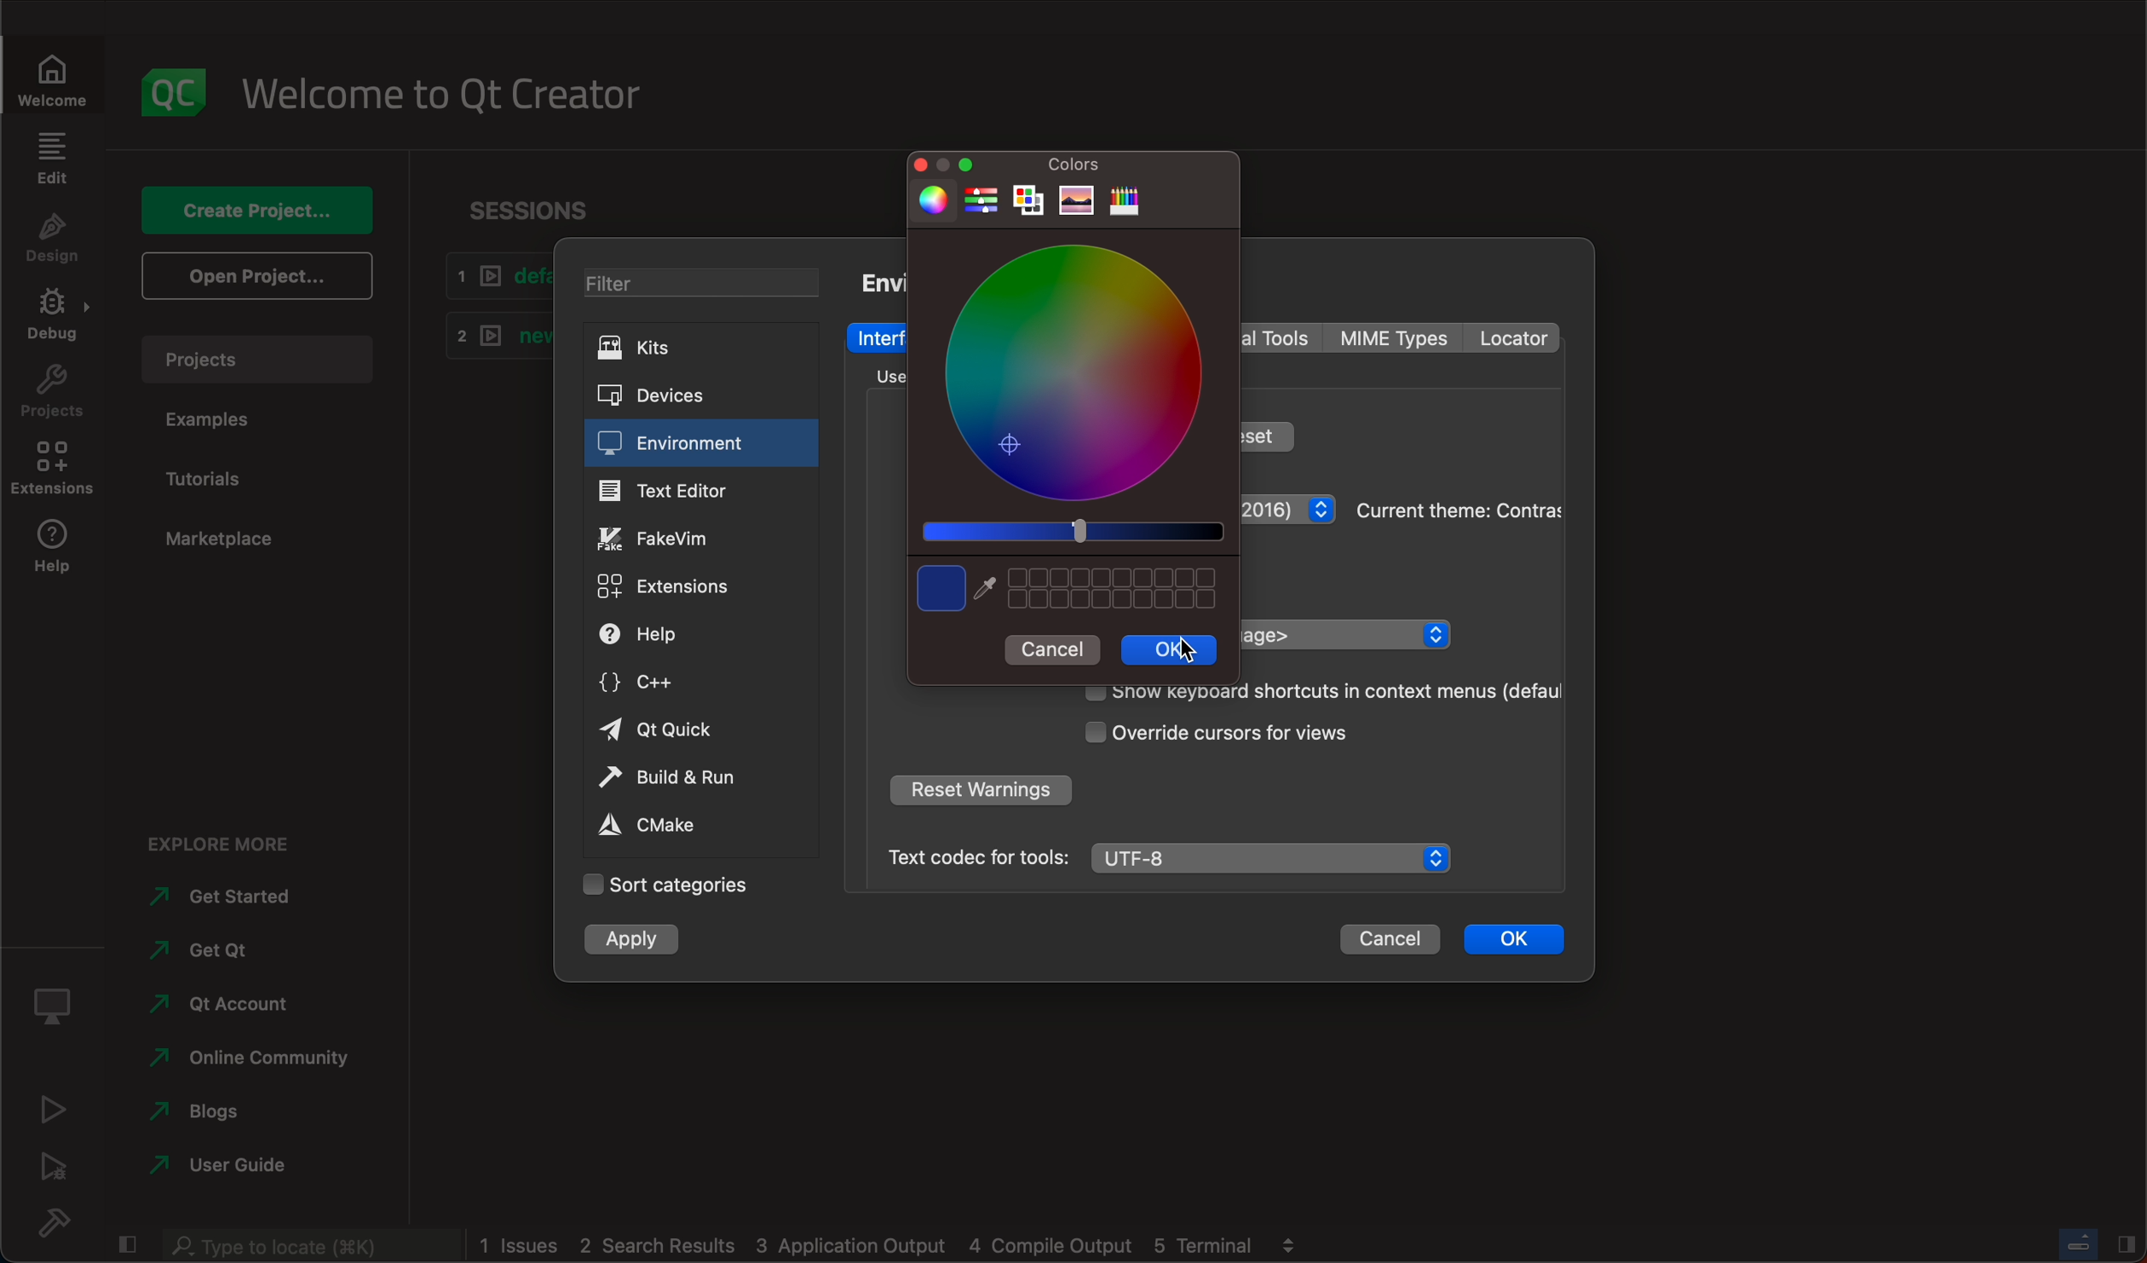  What do you see at coordinates (666, 885) in the screenshot?
I see `categories` at bounding box center [666, 885].